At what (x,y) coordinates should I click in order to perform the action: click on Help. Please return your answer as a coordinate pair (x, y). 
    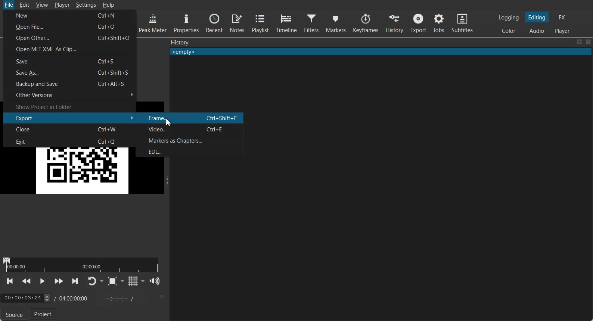
    Looking at the image, I should click on (108, 4).